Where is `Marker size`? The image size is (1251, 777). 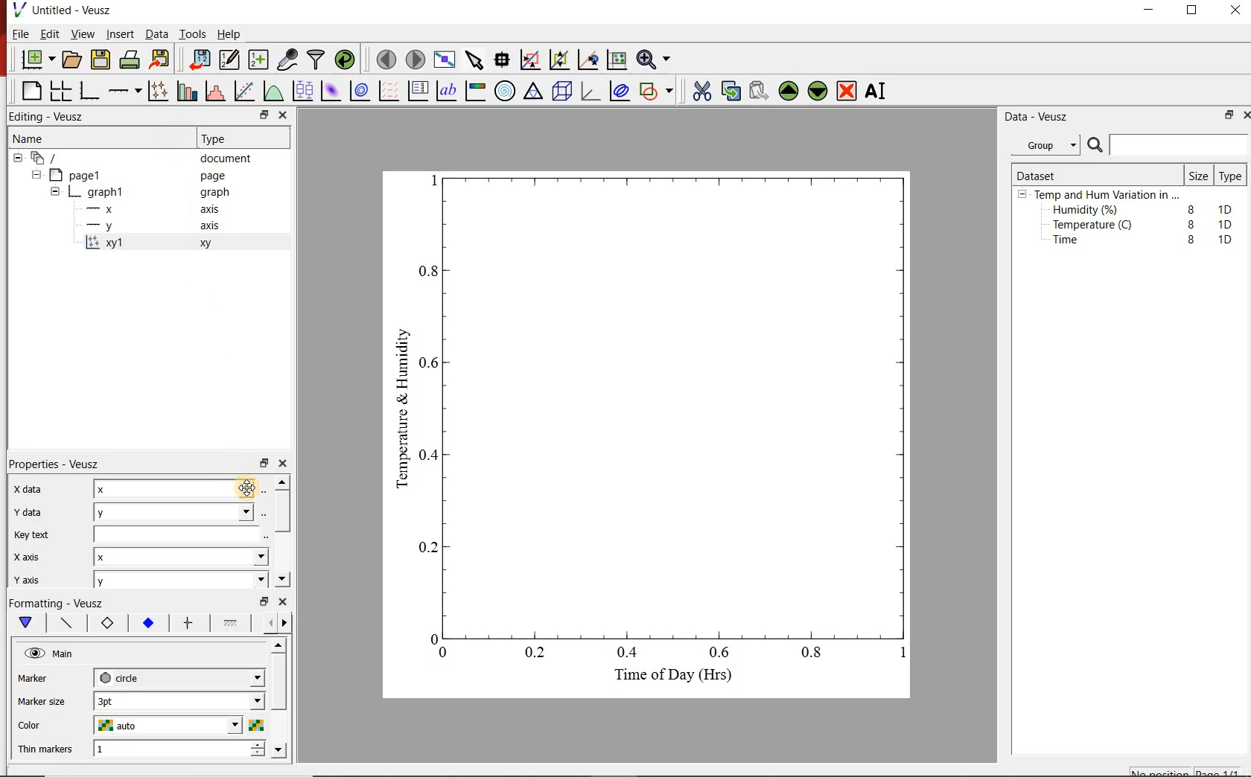 Marker size is located at coordinates (48, 700).